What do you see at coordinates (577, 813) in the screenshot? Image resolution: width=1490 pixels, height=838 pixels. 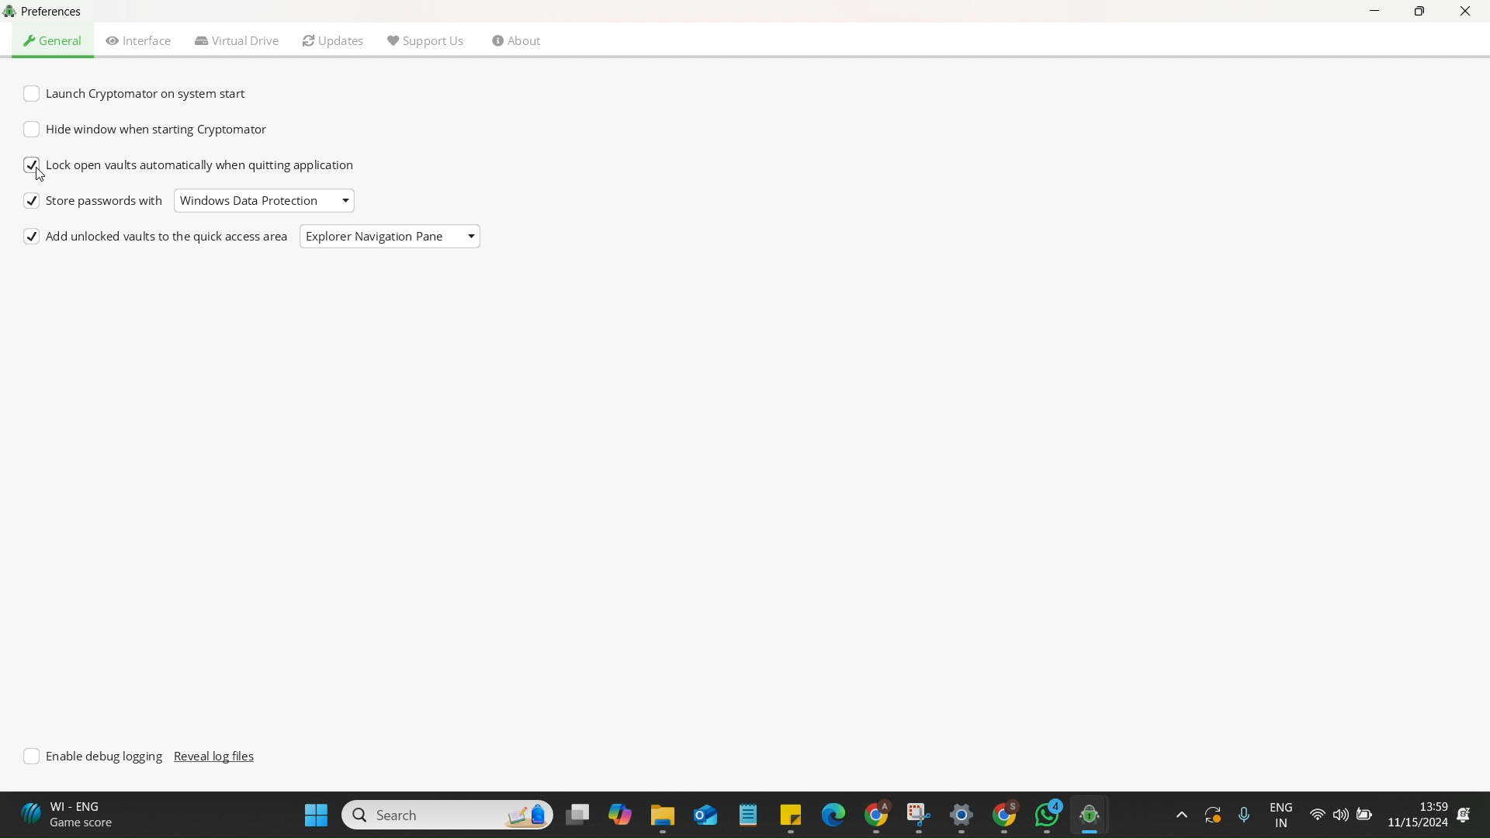 I see `Multiple Window` at bounding box center [577, 813].